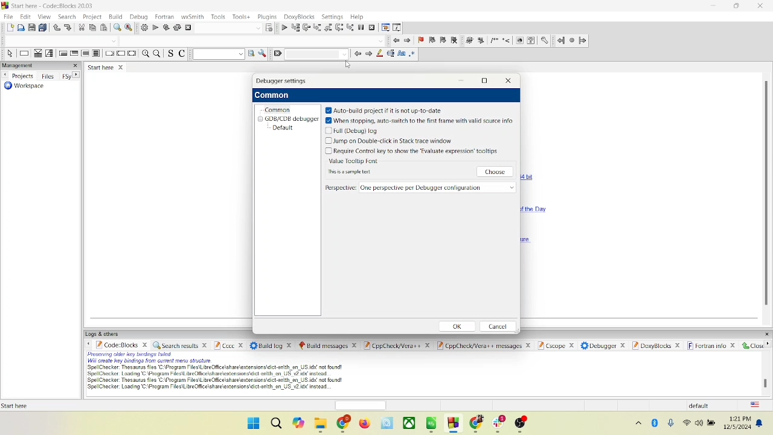  What do you see at coordinates (49, 53) in the screenshot?
I see `selection` at bounding box center [49, 53].